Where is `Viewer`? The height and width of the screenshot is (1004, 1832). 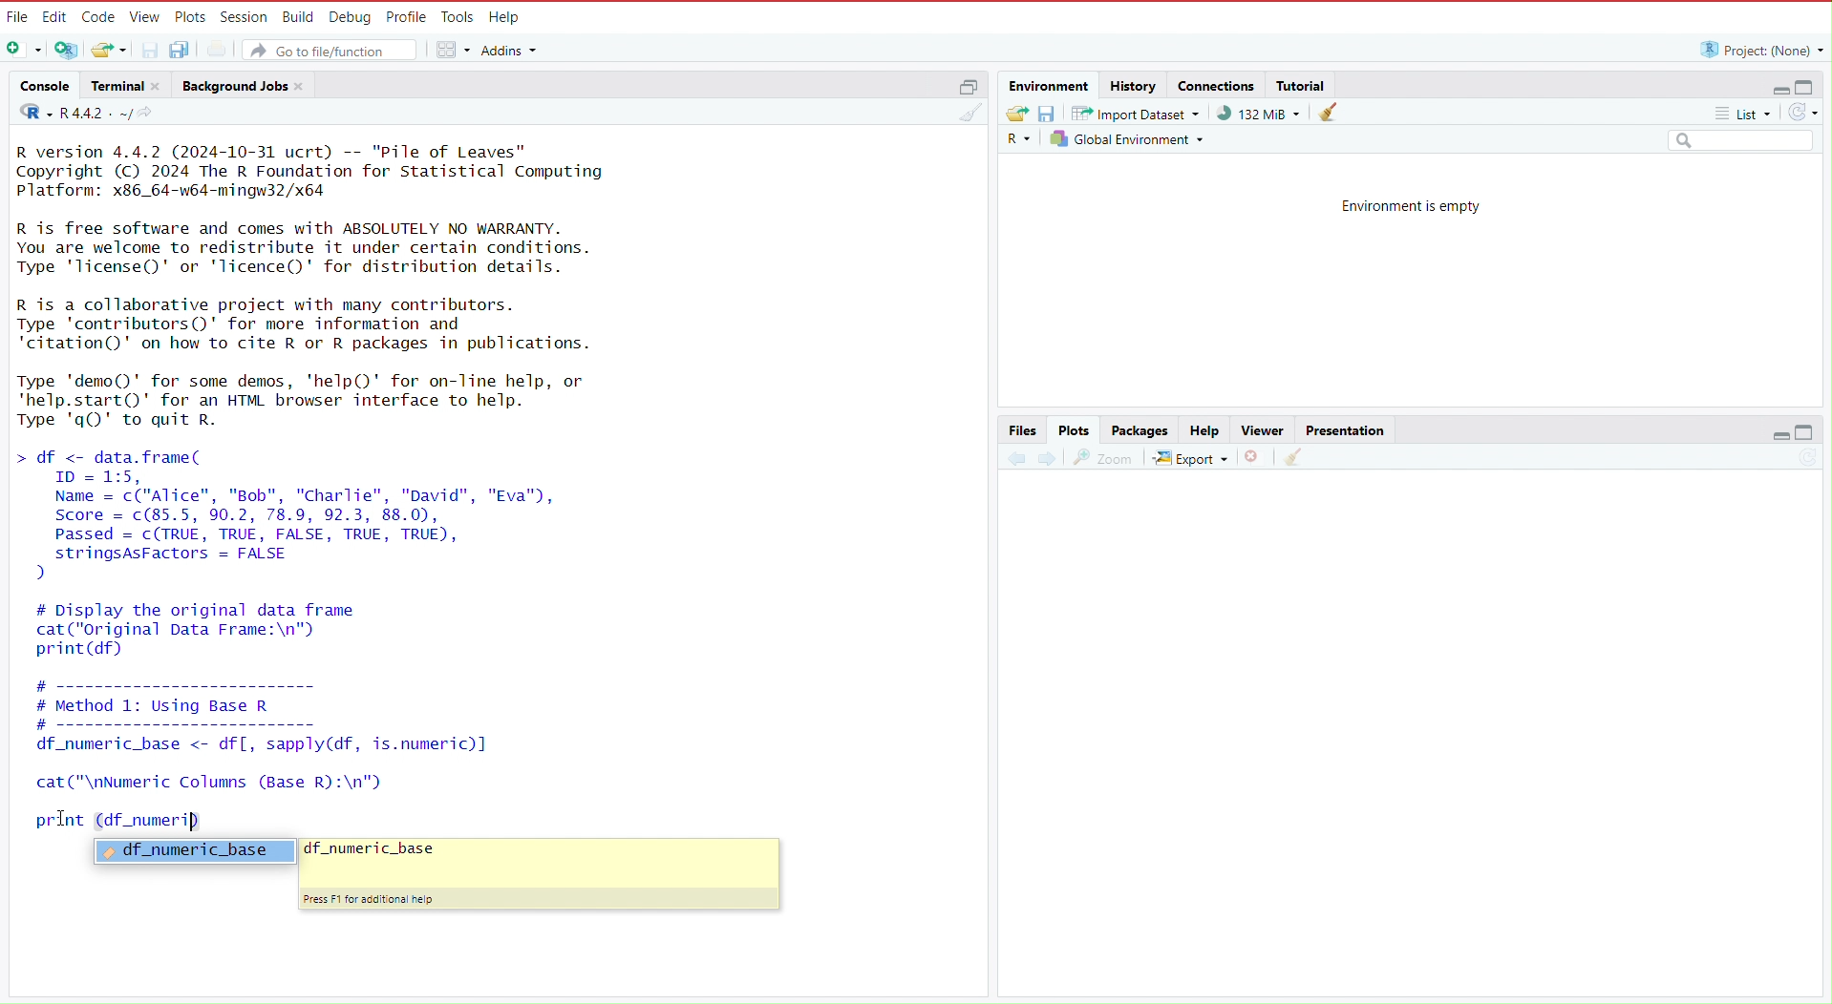
Viewer is located at coordinates (1260, 429).